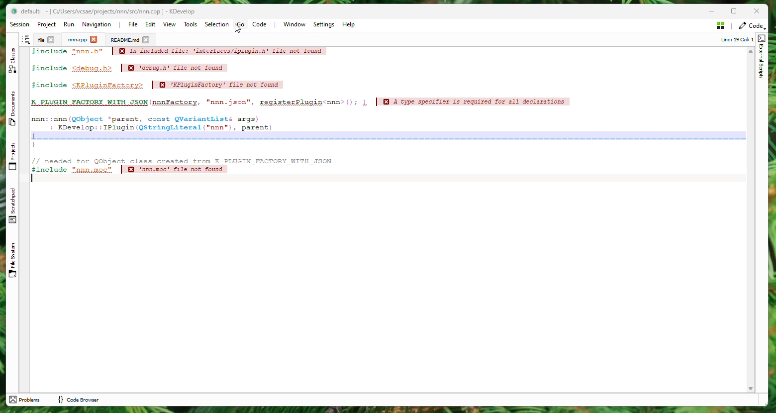  Describe the element at coordinates (78, 400) in the screenshot. I see `code browser` at that location.